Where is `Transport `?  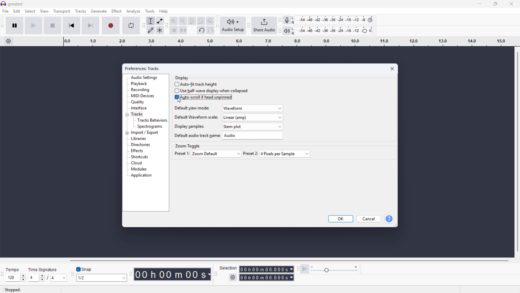 Transport  is located at coordinates (62, 11).